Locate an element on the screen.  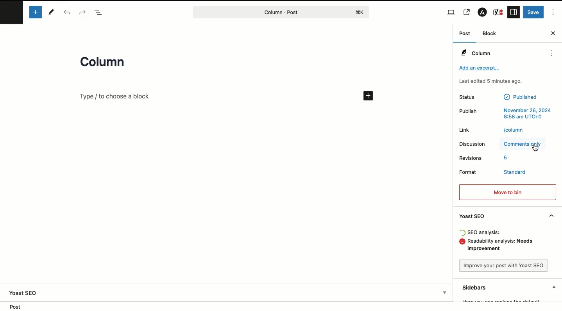
Save is located at coordinates (533, 12).